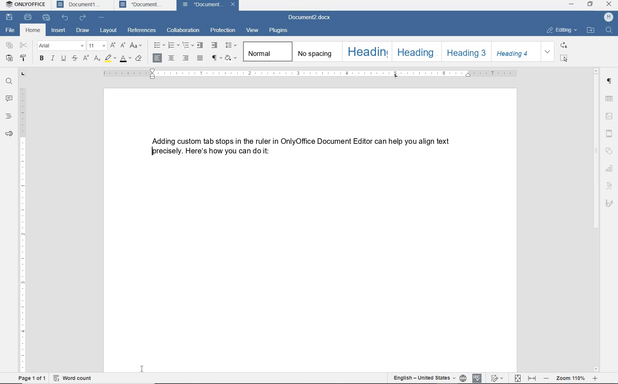 The image size is (618, 384). What do you see at coordinates (312, 18) in the screenshot?
I see `document name` at bounding box center [312, 18].